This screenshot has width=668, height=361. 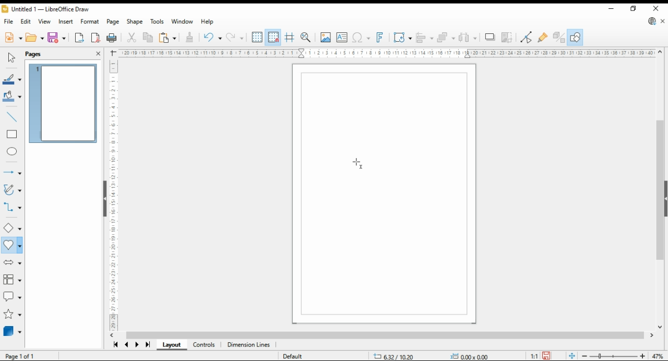 I want to click on arrange, so click(x=446, y=38).